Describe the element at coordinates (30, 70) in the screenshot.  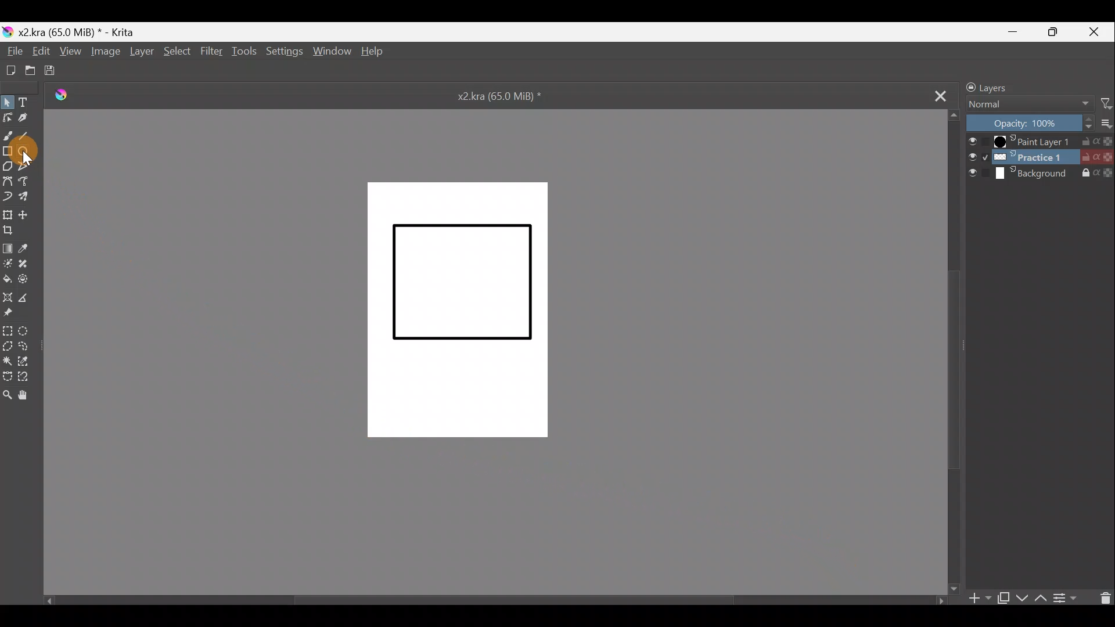
I see `Open existing document` at that location.